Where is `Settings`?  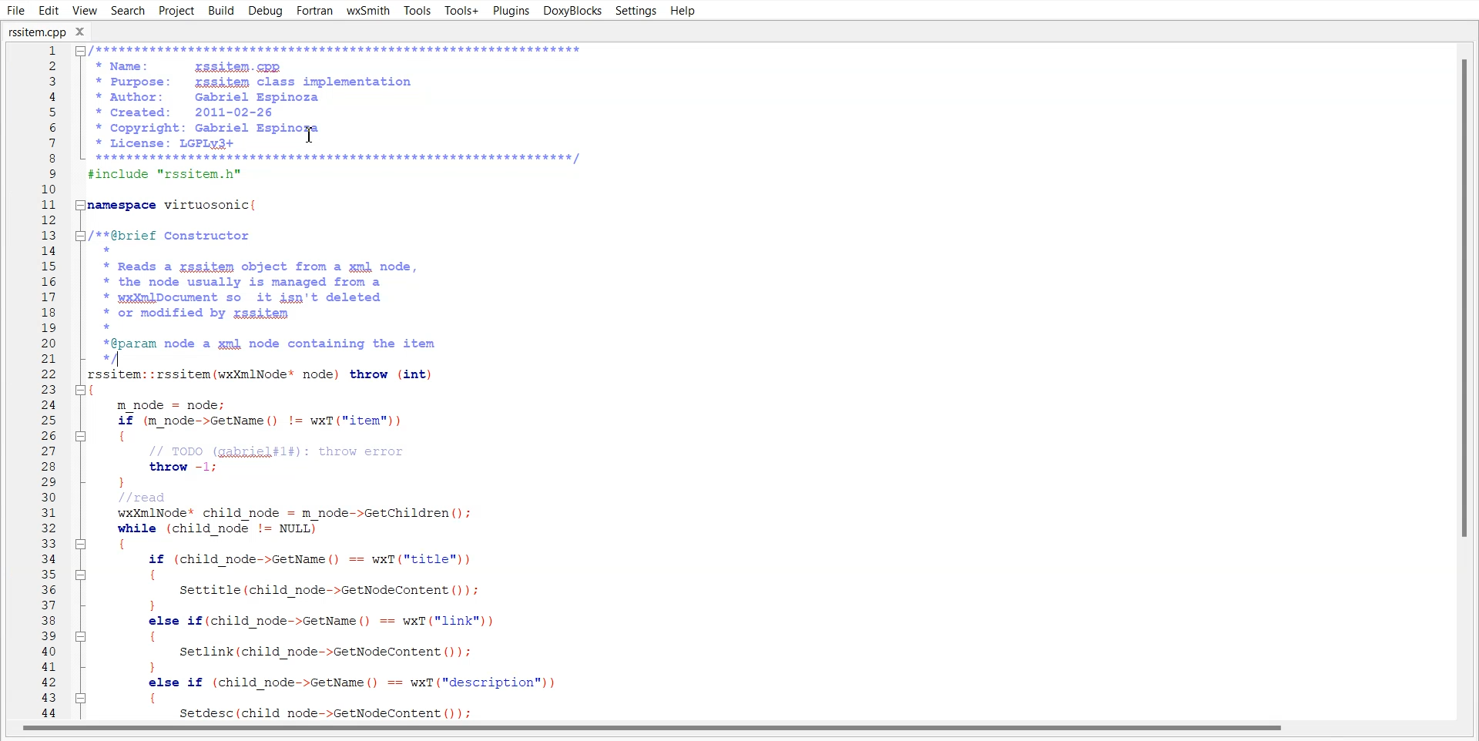
Settings is located at coordinates (636, 11).